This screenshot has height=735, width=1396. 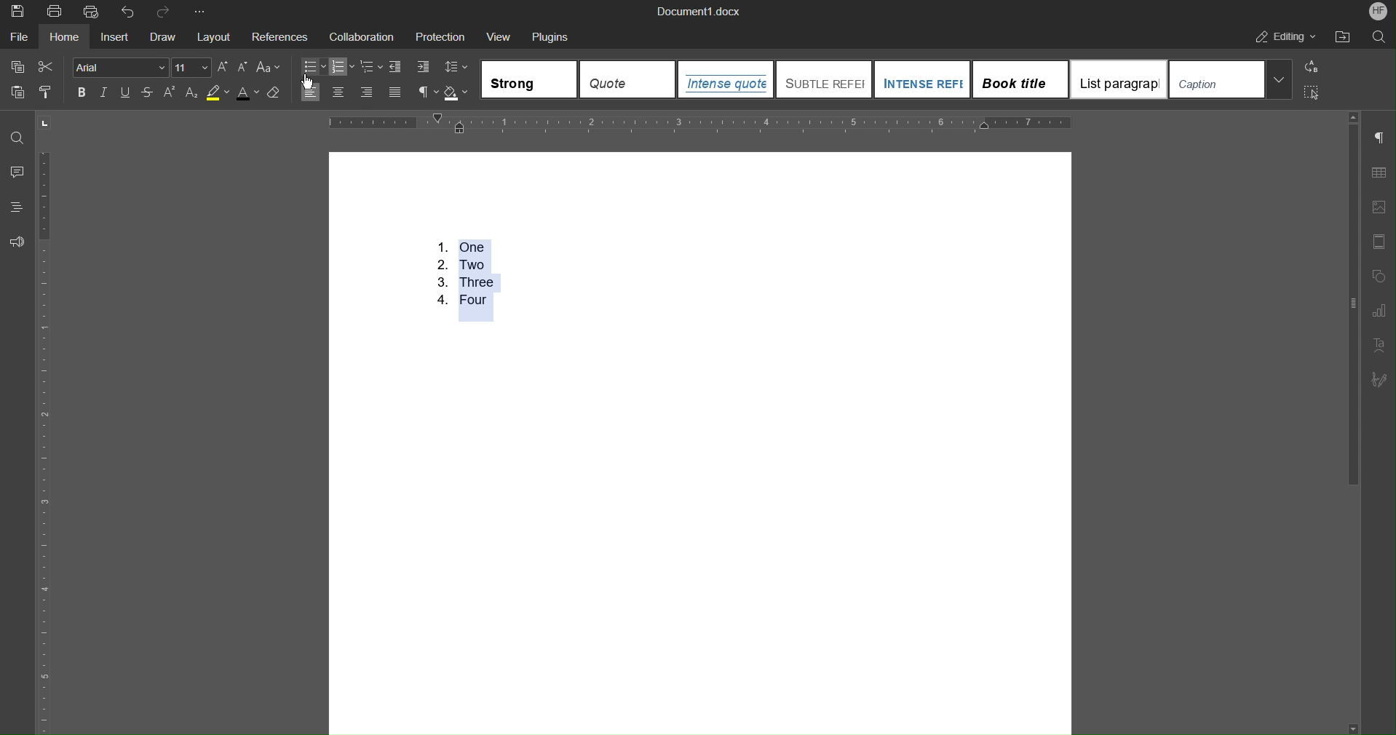 What do you see at coordinates (359, 35) in the screenshot?
I see `Collaboration` at bounding box center [359, 35].